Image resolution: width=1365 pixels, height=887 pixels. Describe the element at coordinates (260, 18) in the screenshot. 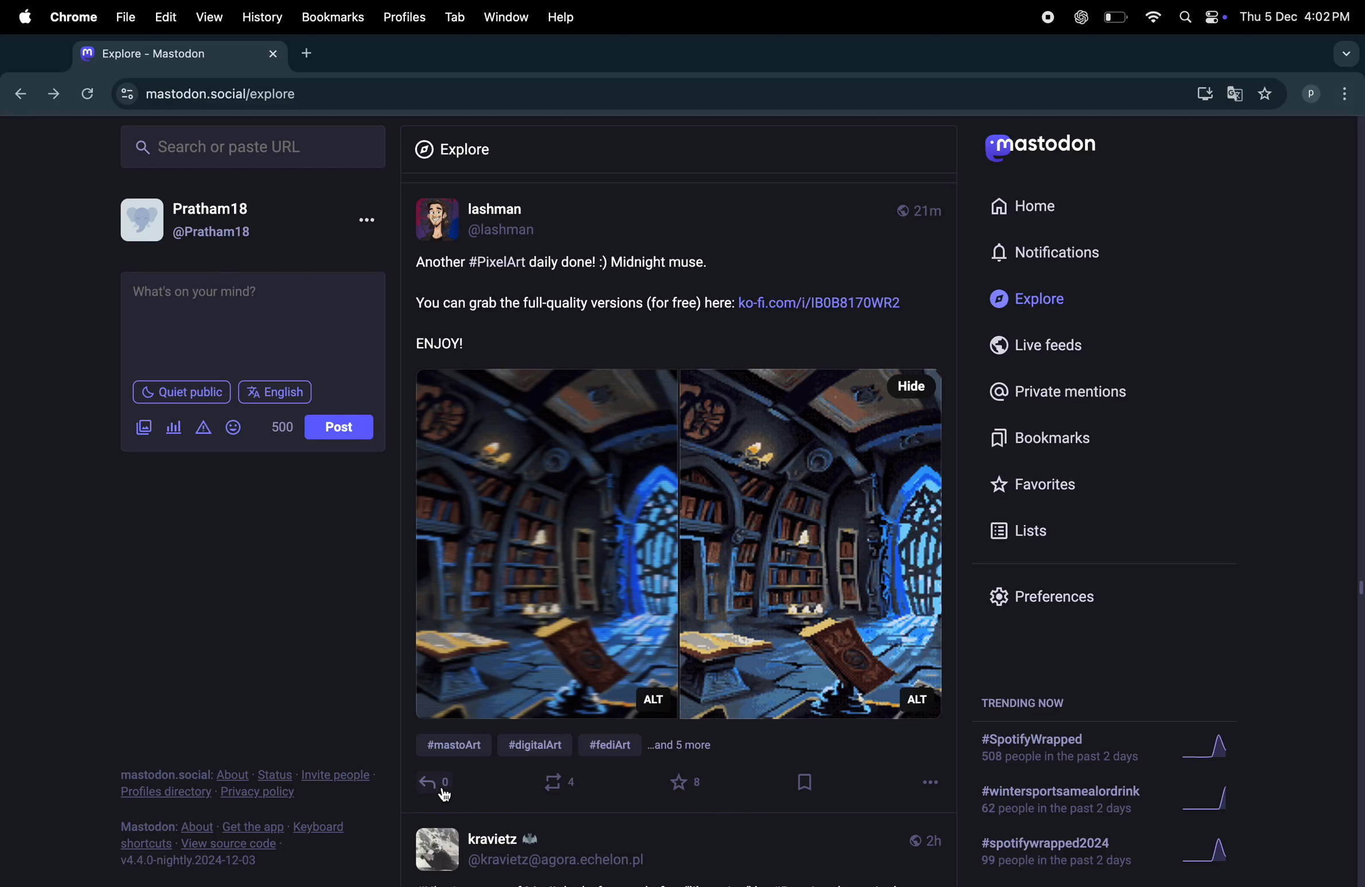

I see `History` at that location.